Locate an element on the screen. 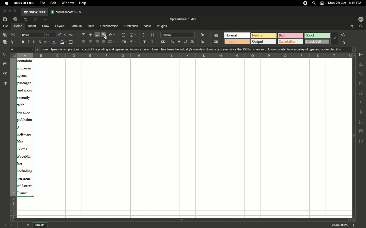 The image size is (366, 228). Help is located at coordinates (84, 3).